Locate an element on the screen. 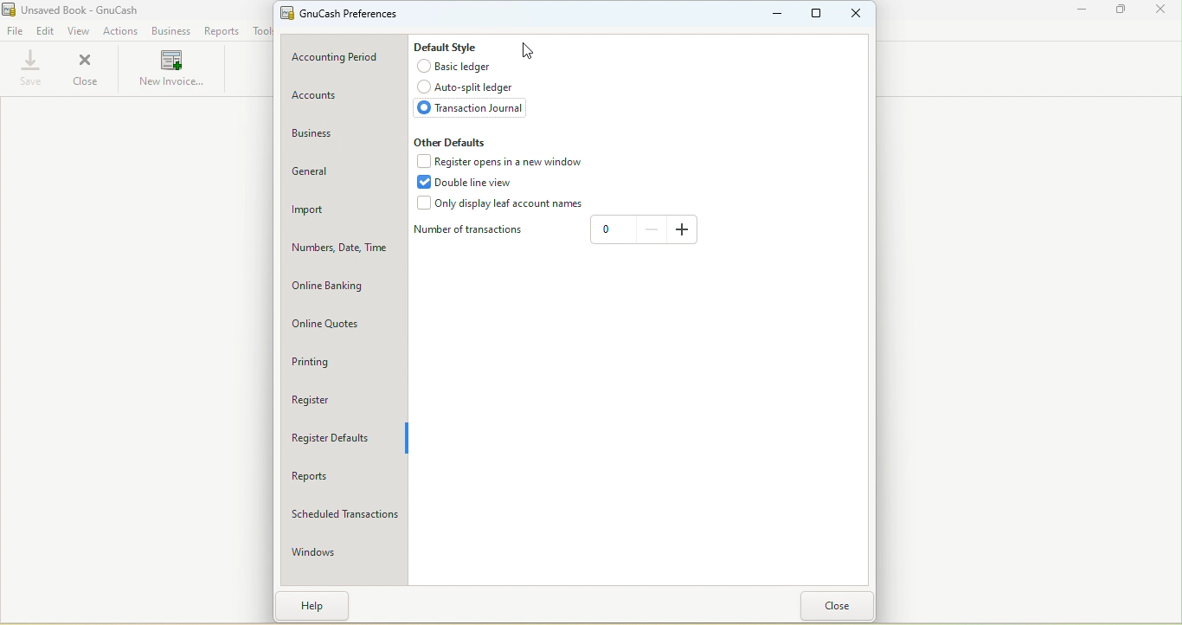 The image size is (1182, 625). Close is located at coordinates (1161, 10).